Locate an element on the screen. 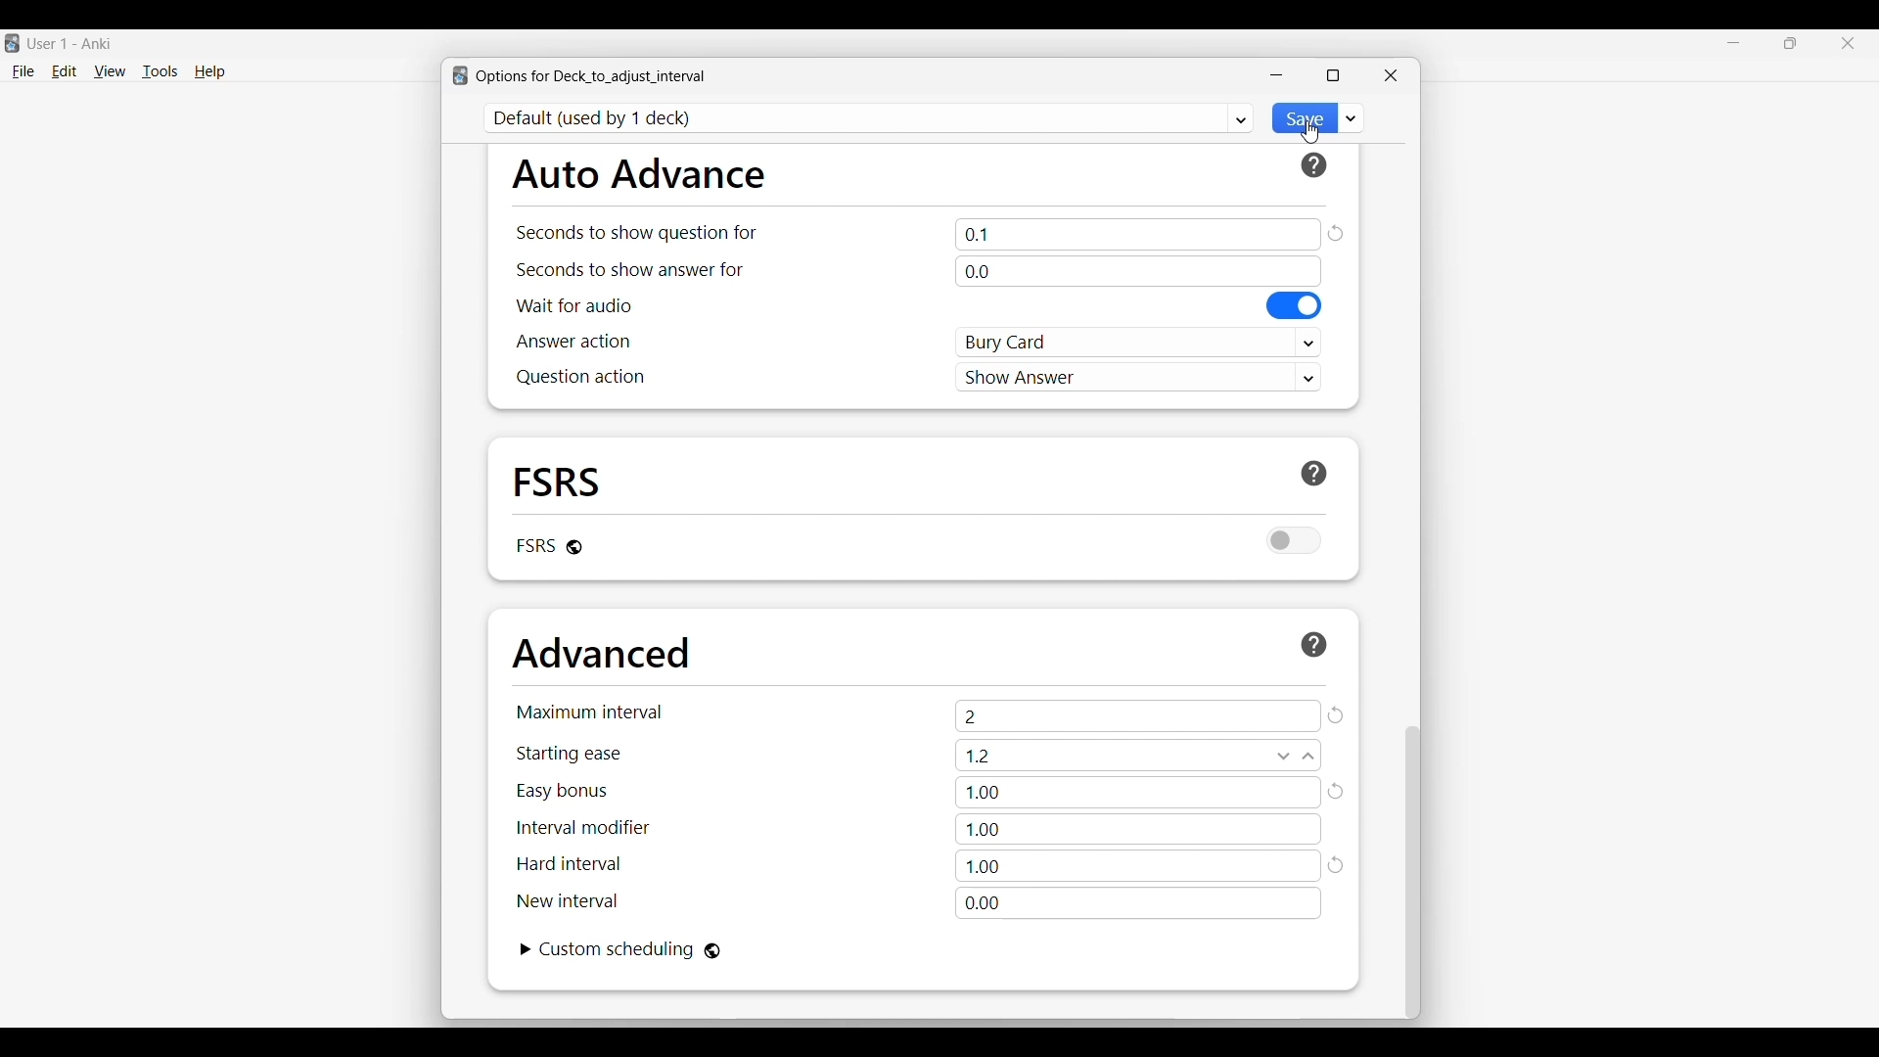 The image size is (1879, 1057). Indicates answer action is located at coordinates (573, 341).